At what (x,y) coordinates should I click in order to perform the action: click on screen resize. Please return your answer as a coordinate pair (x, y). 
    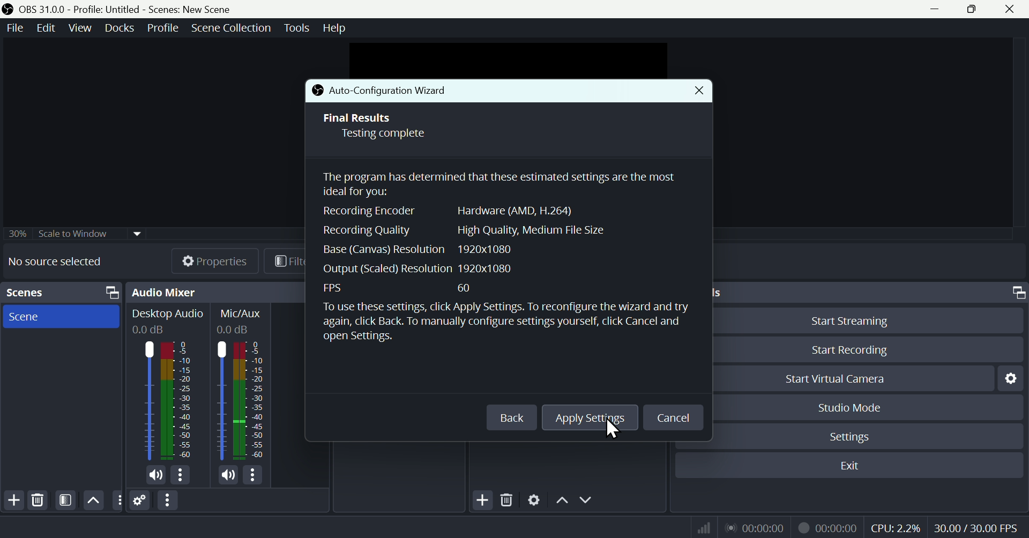
    Looking at the image, I should click on (1016, 293).